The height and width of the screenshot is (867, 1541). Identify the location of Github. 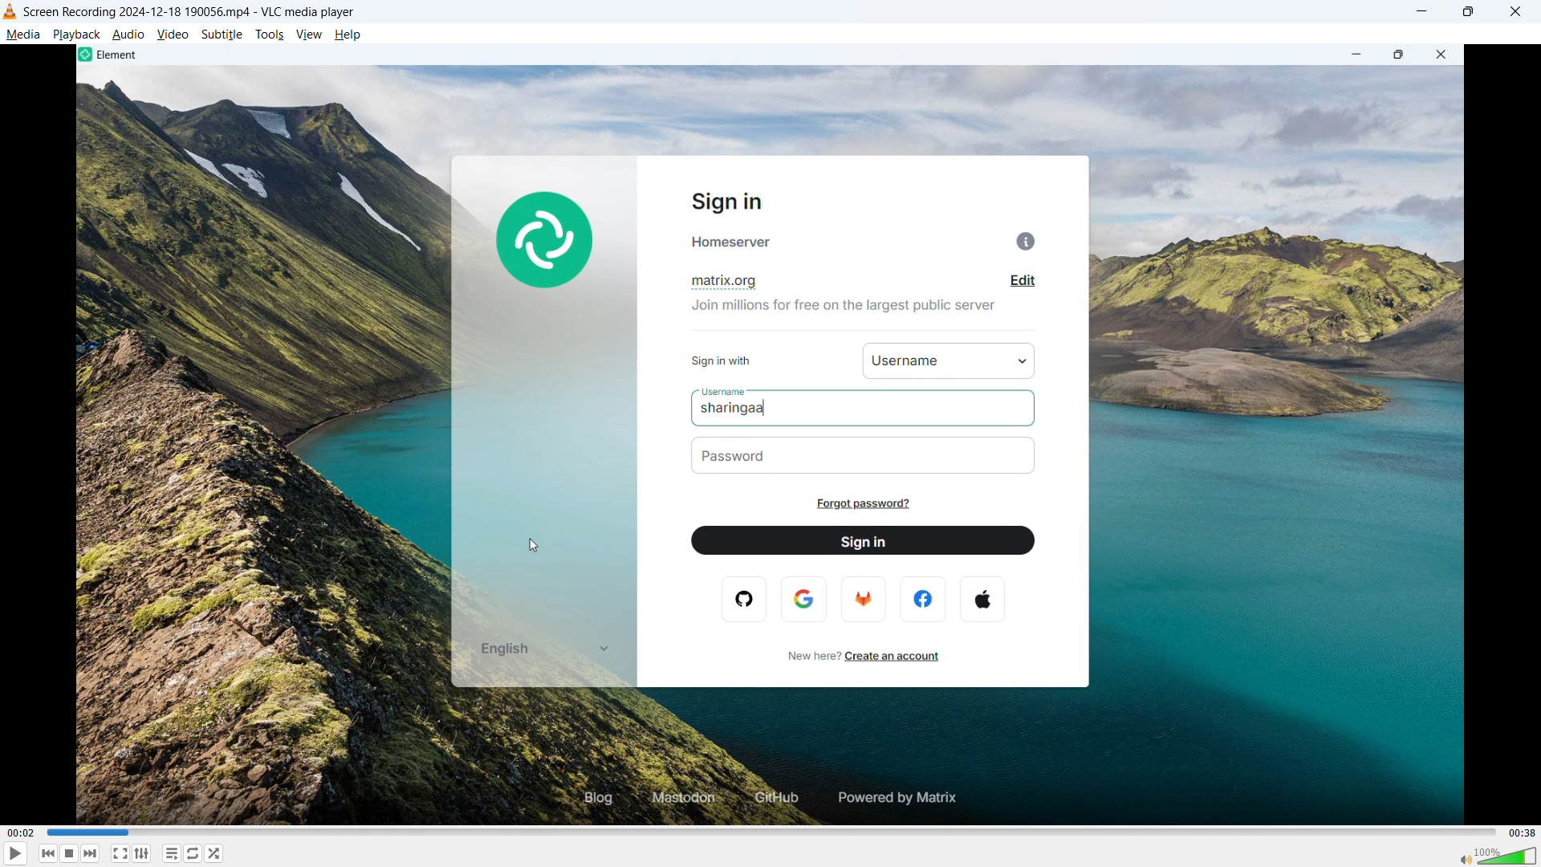
(749, 600).